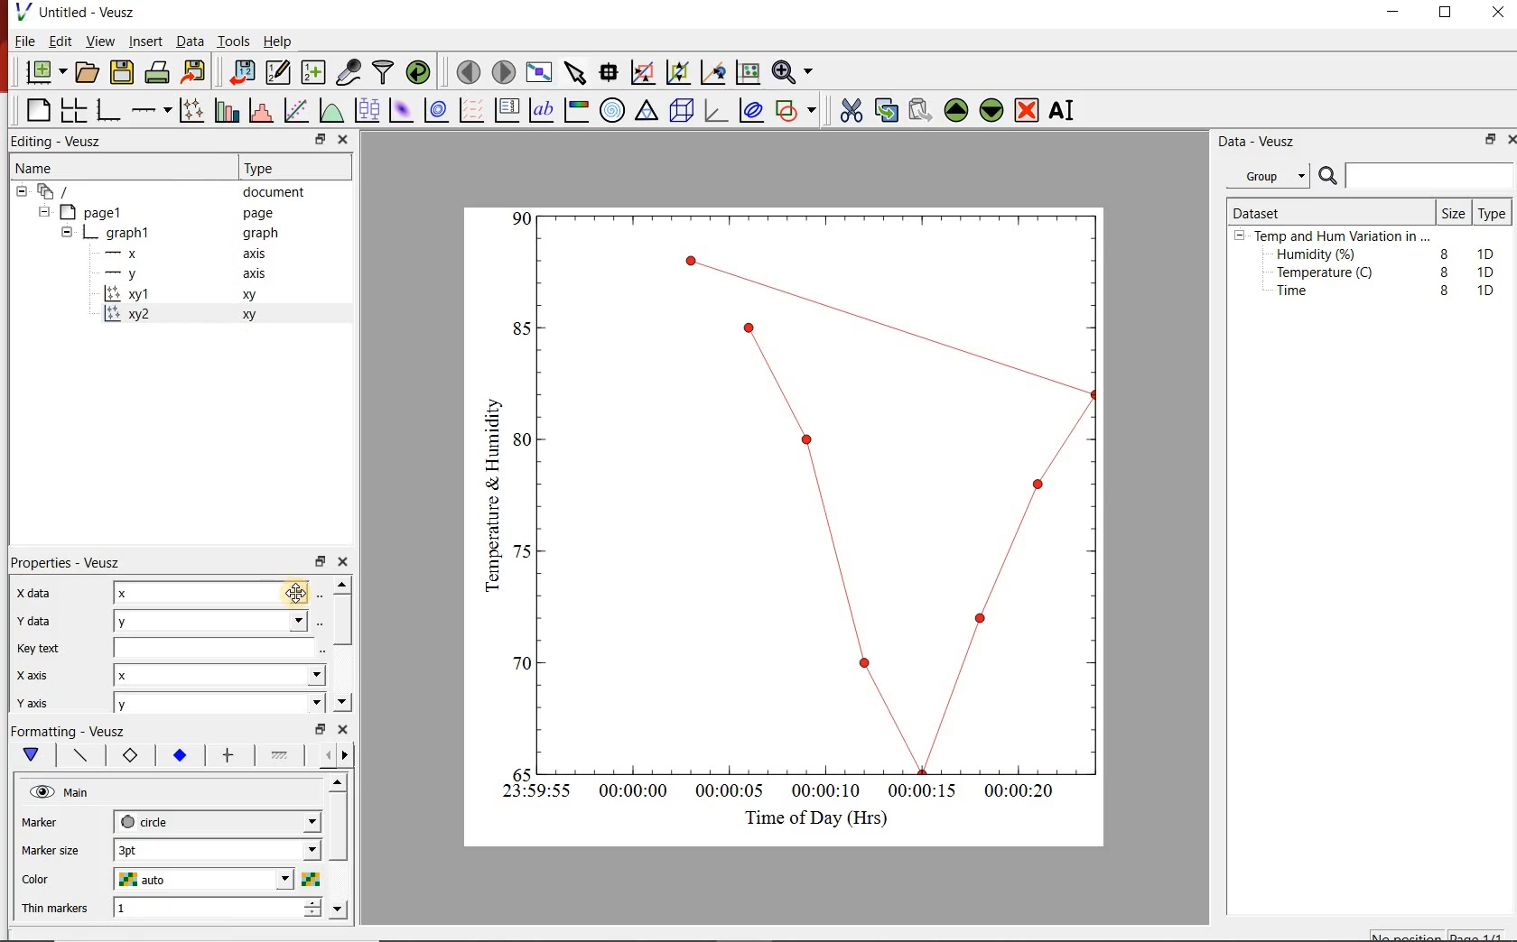 This screenshot has height=942, width=1517. What do you see at coordinates (272, 592) in the screenshot?
I see `x data dropdown` at bounding box center [272, 592].